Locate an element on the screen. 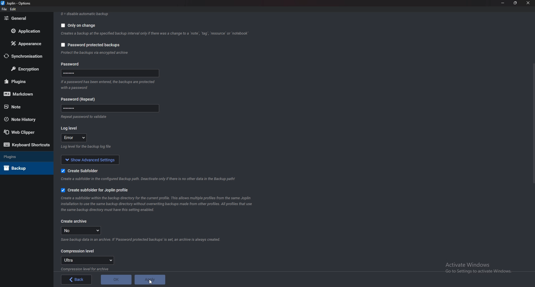 The image size is (535, 287). Create sub folder is located at coordinates (83, 170).